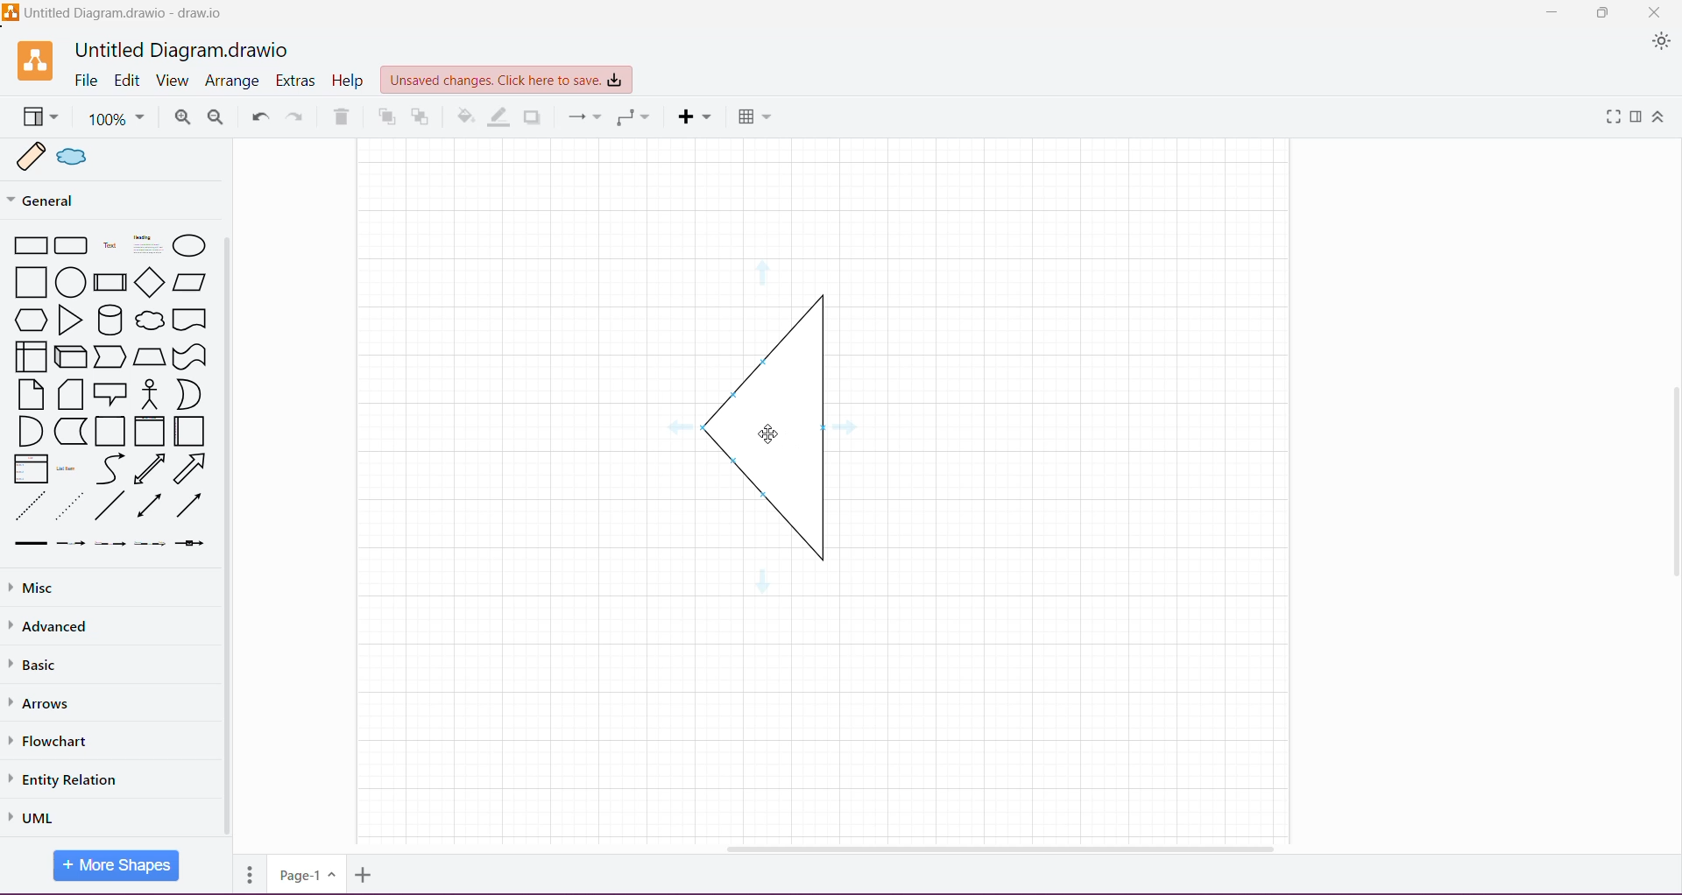  I want to click on Redo, so click(298, 116).